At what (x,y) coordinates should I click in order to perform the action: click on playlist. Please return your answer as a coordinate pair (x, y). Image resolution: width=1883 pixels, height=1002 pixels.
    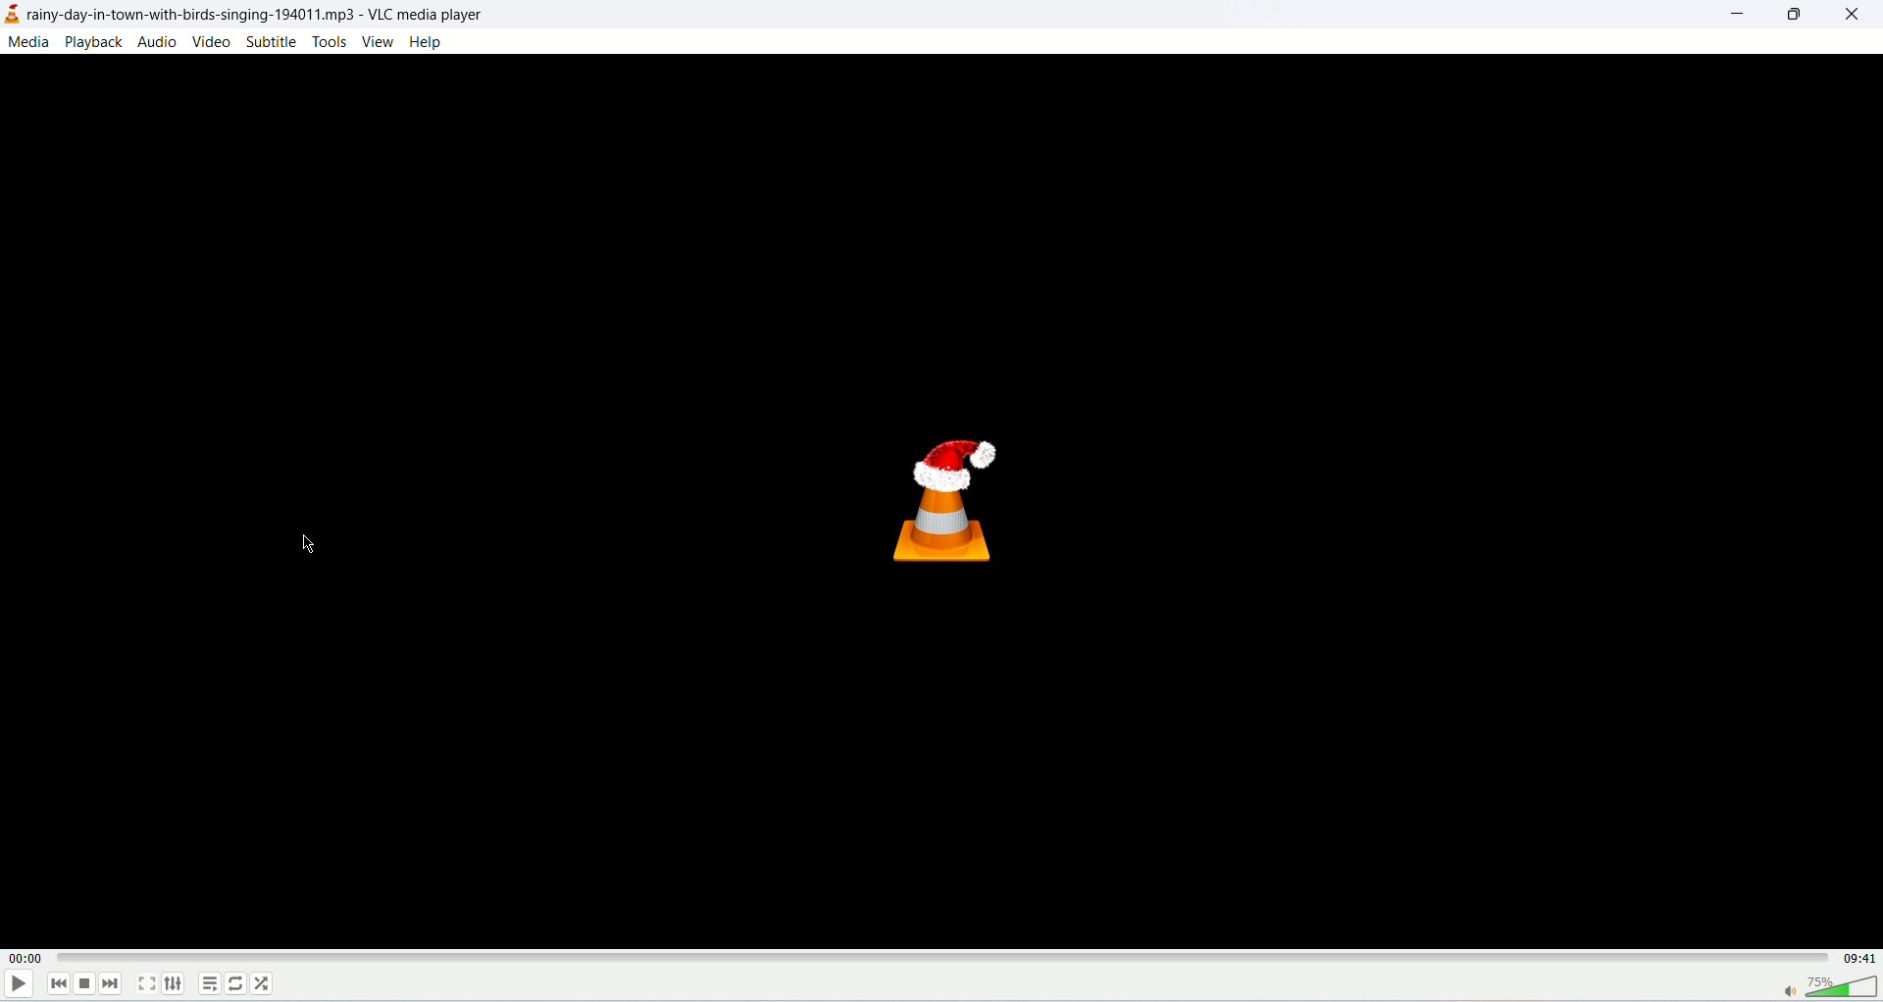
    Looking at the image, I should click on (209, 983).